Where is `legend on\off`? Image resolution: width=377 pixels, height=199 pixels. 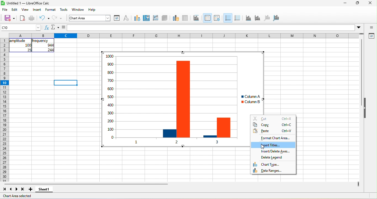 legend on\off is located at coordinates (208, 18).